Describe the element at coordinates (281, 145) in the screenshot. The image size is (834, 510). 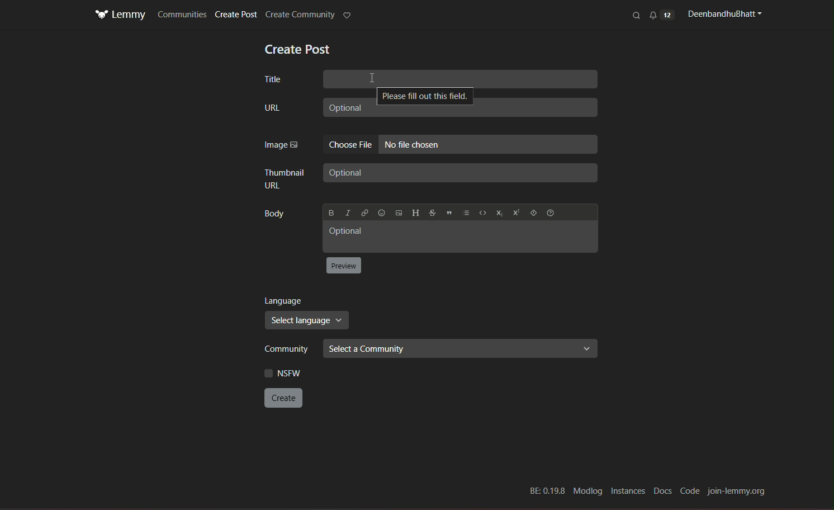
I see `Image` at that location.